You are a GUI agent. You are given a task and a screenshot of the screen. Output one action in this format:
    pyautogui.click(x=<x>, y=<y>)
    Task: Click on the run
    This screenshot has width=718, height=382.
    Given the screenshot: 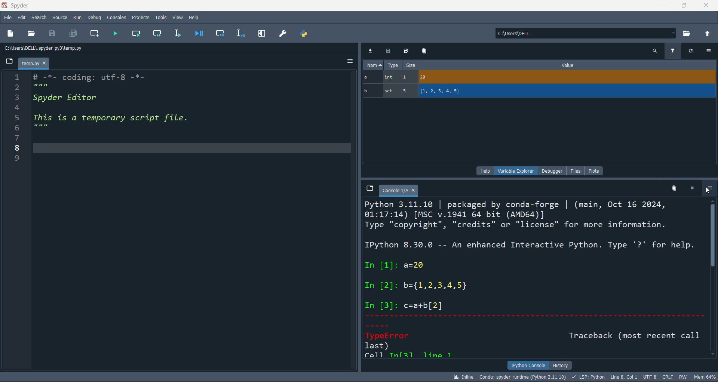 What is the action you would take?
    pyautogui.click(x=76, y=17)
    